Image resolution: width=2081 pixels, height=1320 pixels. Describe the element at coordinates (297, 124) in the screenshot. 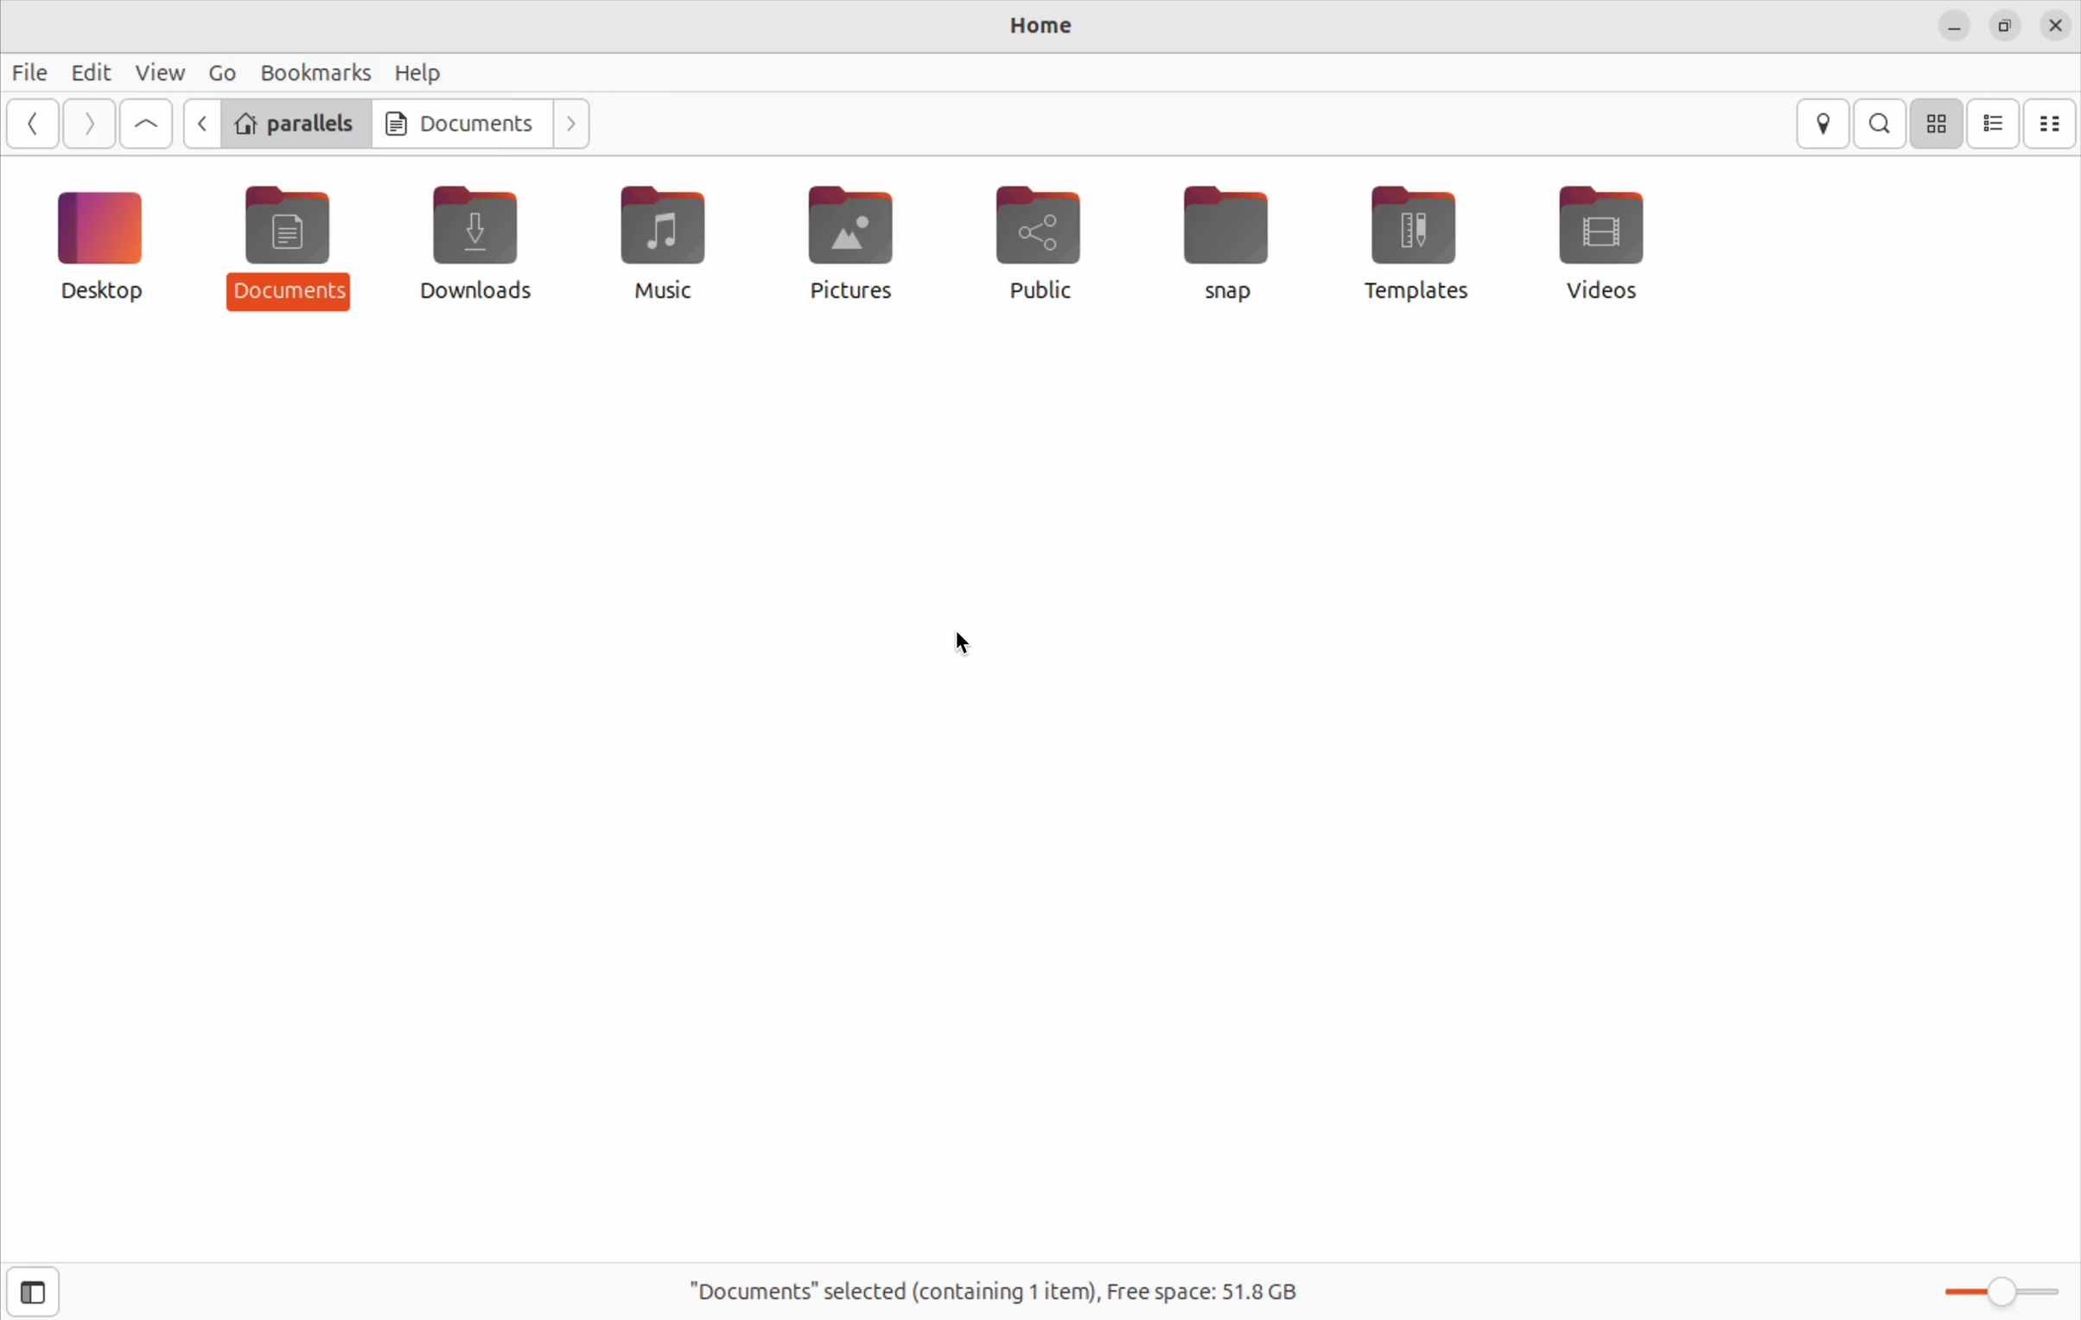

I see `parallels` at that location.